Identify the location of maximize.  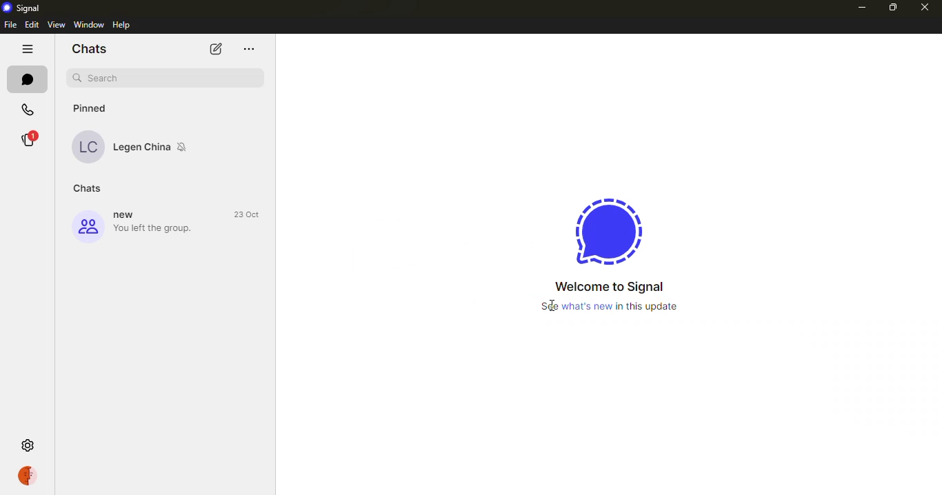
(892, 7).